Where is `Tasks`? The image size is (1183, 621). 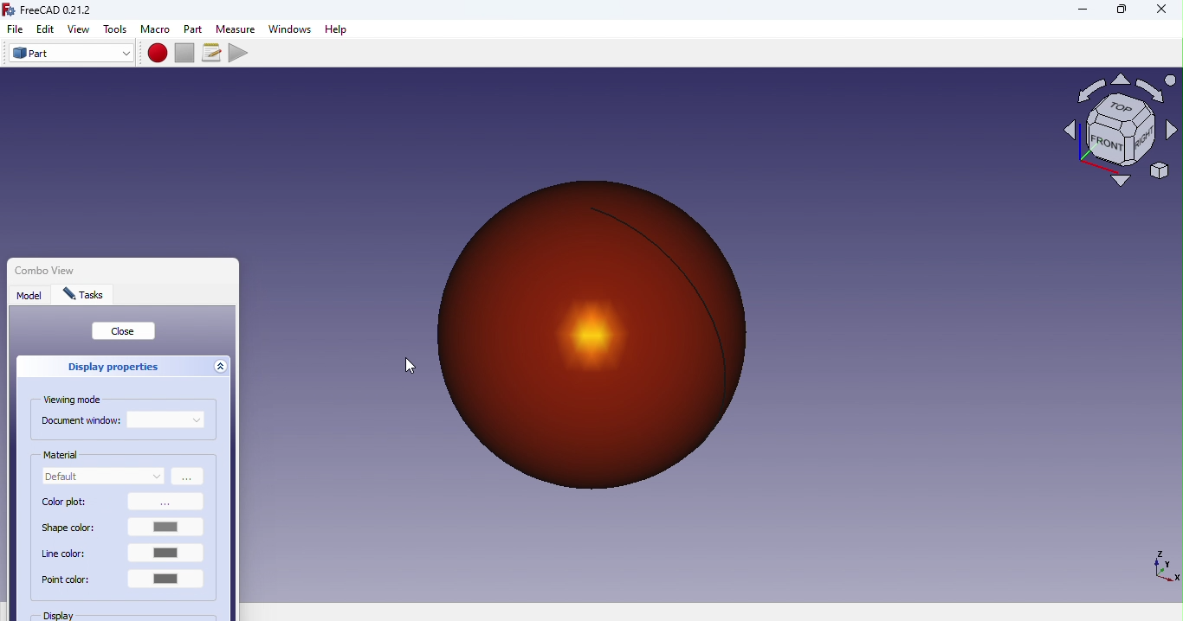 Tasks is located at coordinates (87, 296).